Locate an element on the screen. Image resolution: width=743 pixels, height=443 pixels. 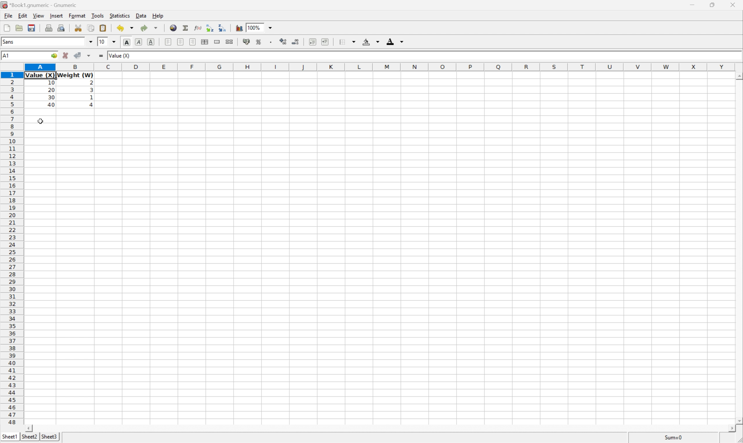
Sum in current cell is located at coordinates (185, 27).